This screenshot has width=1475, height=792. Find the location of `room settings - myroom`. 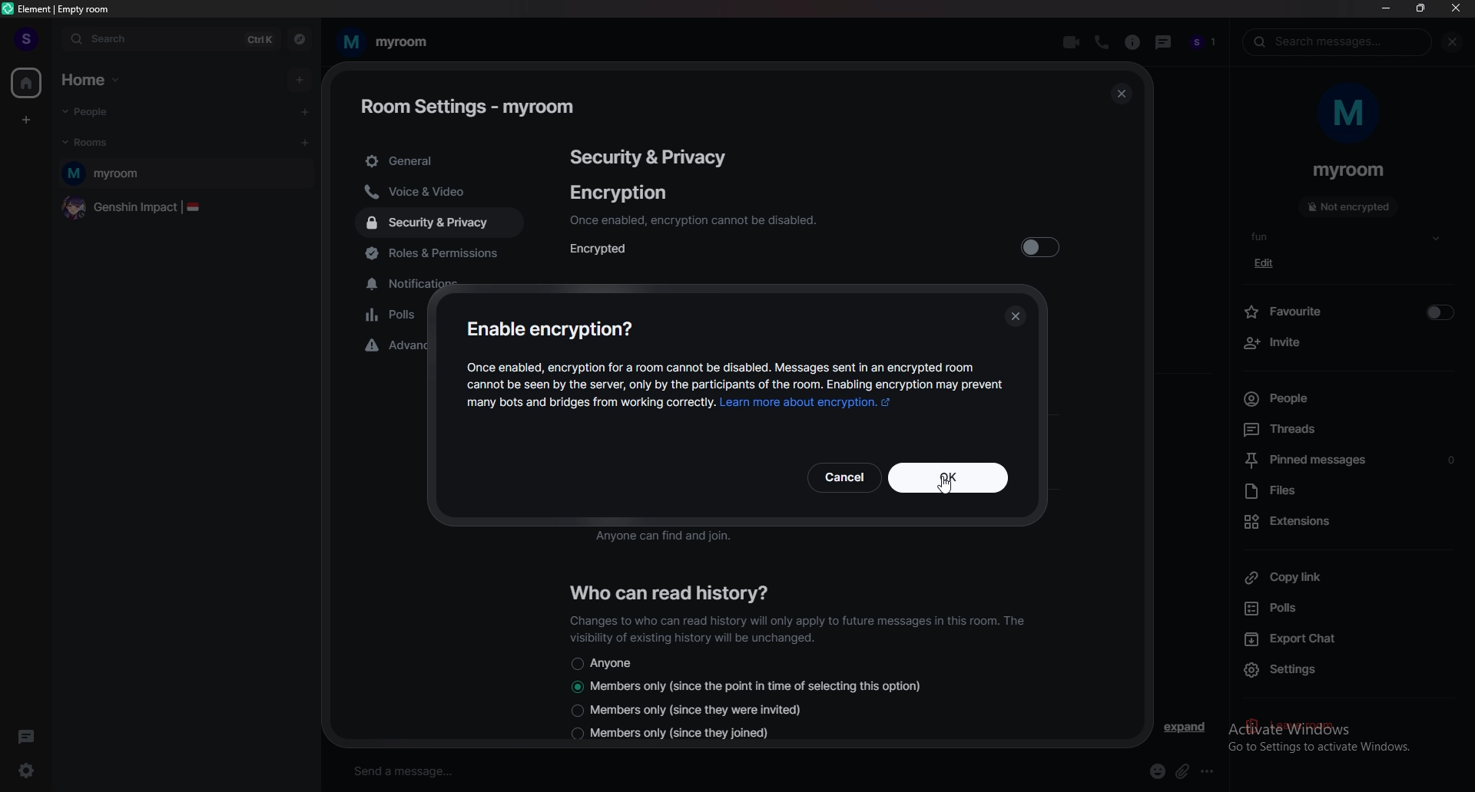

room settings - myroom is located at coordinates (469, 104).